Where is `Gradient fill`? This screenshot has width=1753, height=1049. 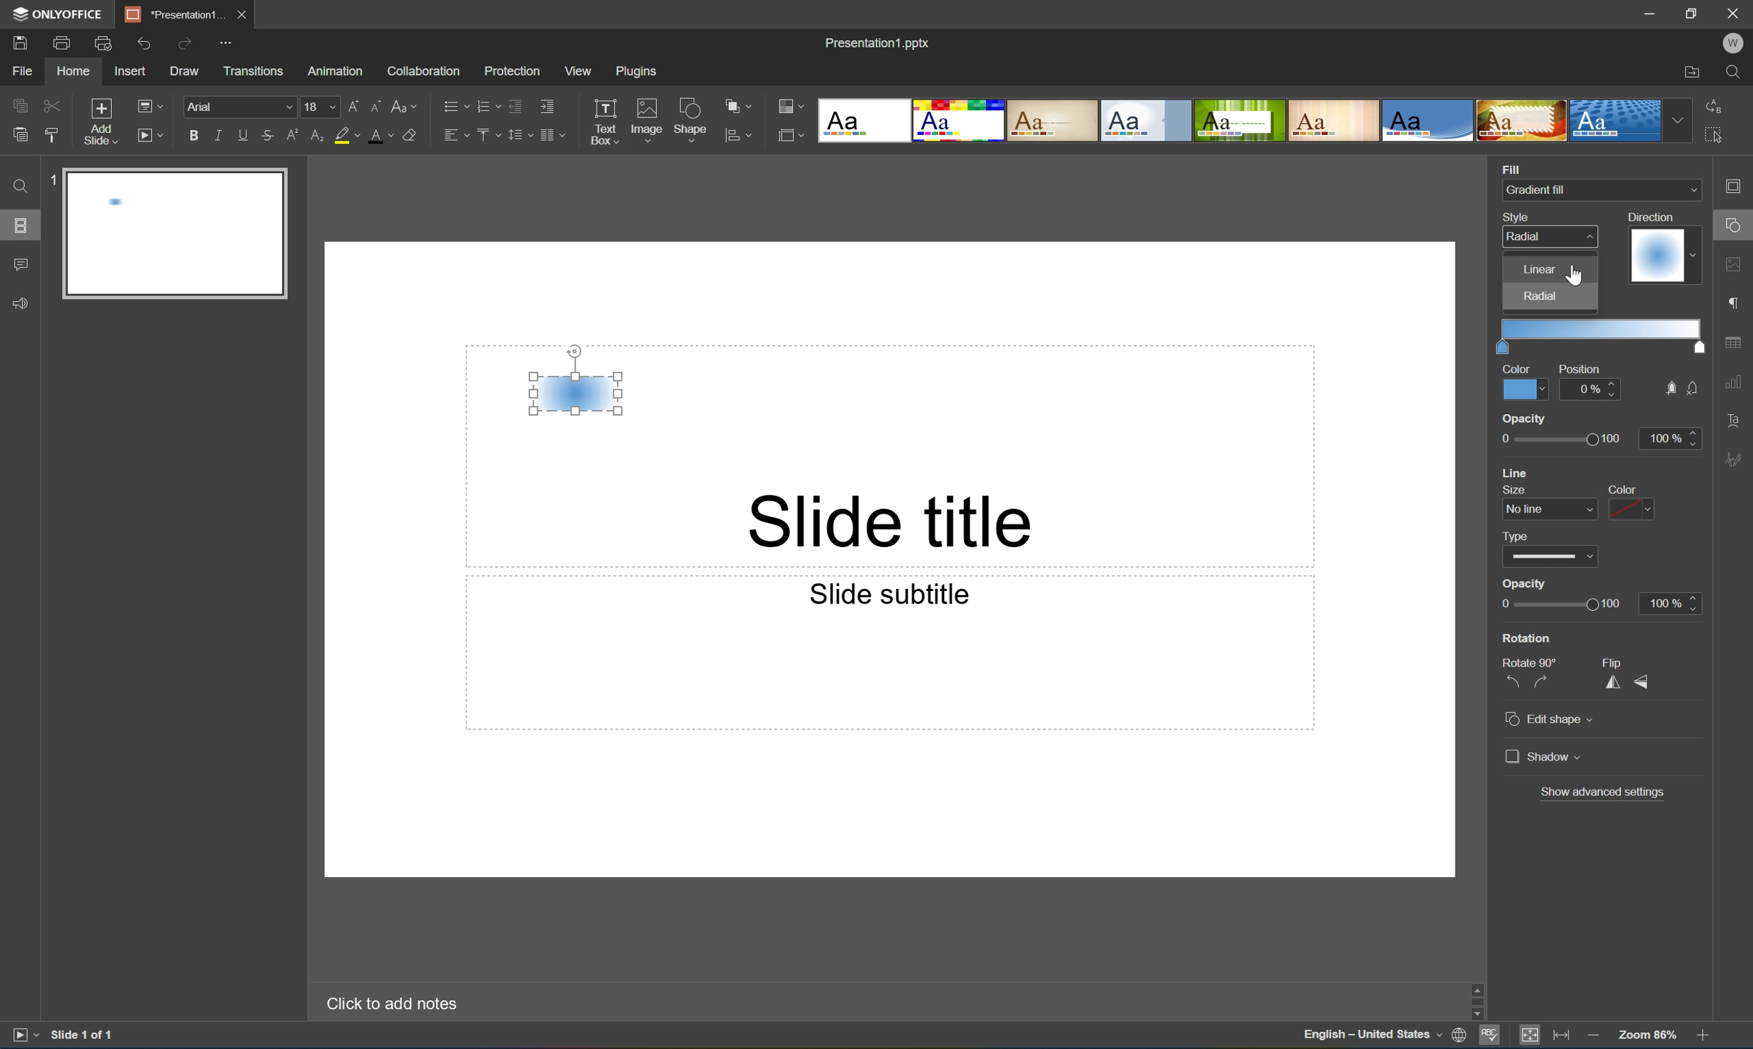 Gradient fill is located at coordinates (1540, 189).